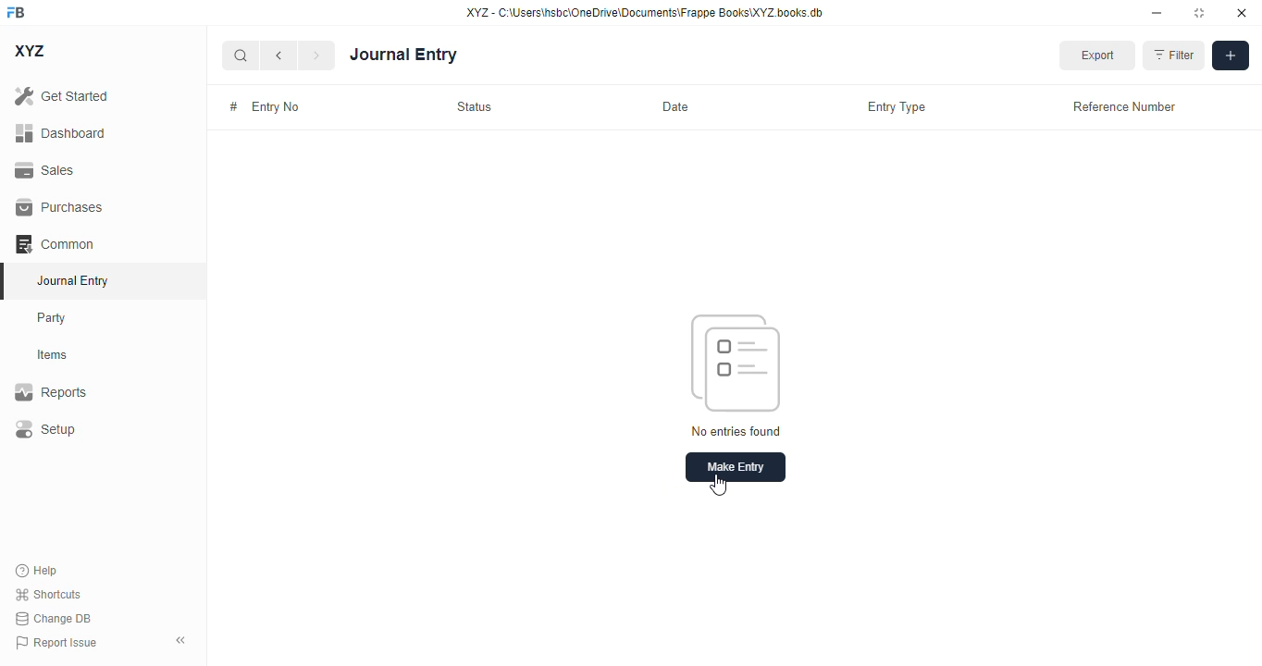 The height and width of the screenshot is (666, 1262). Describe the element at coordinates (182, 640) in the screenshot. I see `toggle sidebar` at that location.